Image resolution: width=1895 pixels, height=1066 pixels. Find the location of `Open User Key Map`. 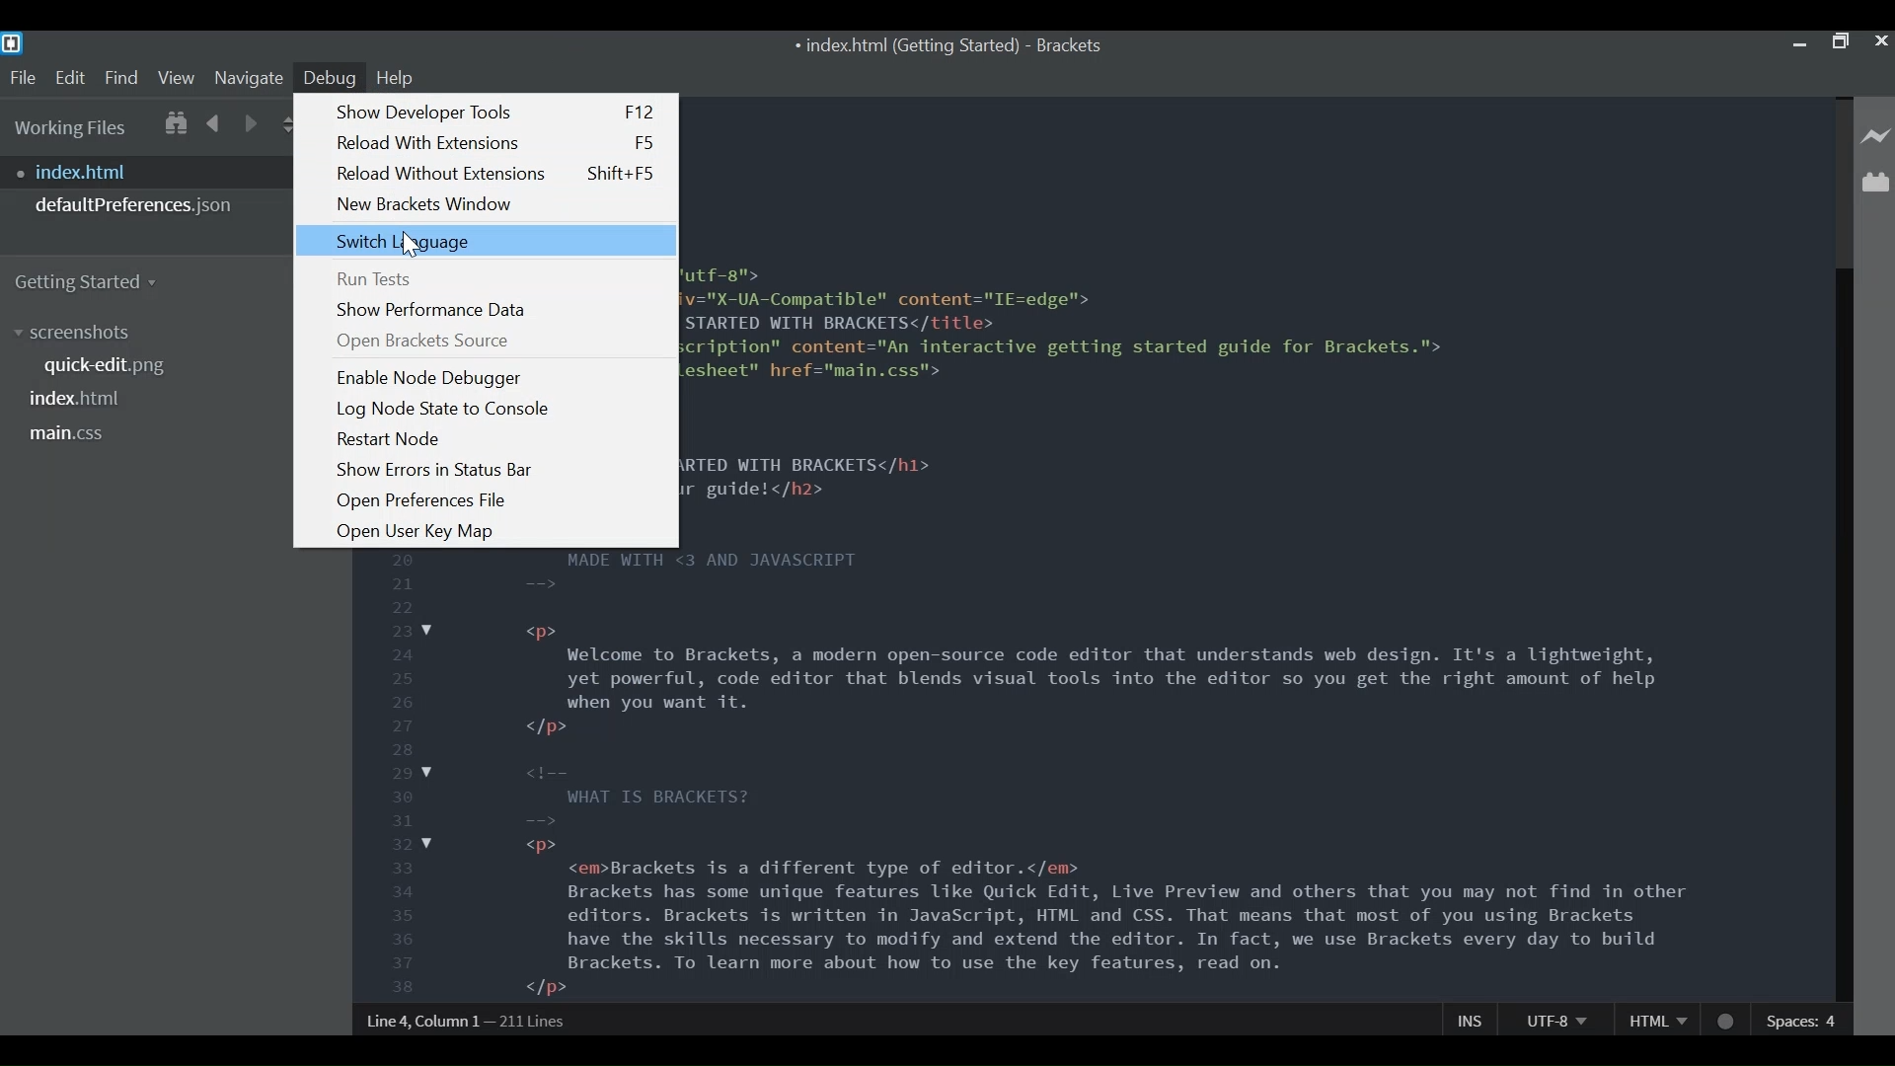

Open User Key Map is located at coordinates (419, 534).